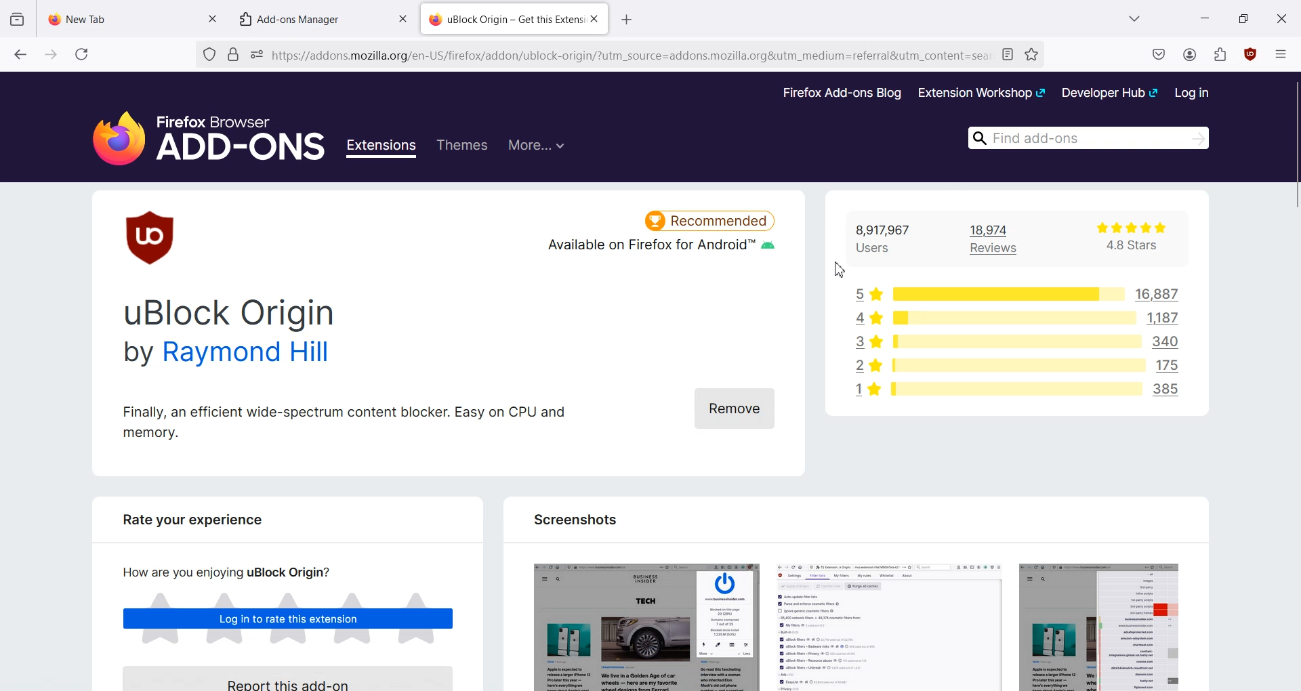 This screenshot has width=1301, height=691. I want to click on Cursor, so click(836, 272).